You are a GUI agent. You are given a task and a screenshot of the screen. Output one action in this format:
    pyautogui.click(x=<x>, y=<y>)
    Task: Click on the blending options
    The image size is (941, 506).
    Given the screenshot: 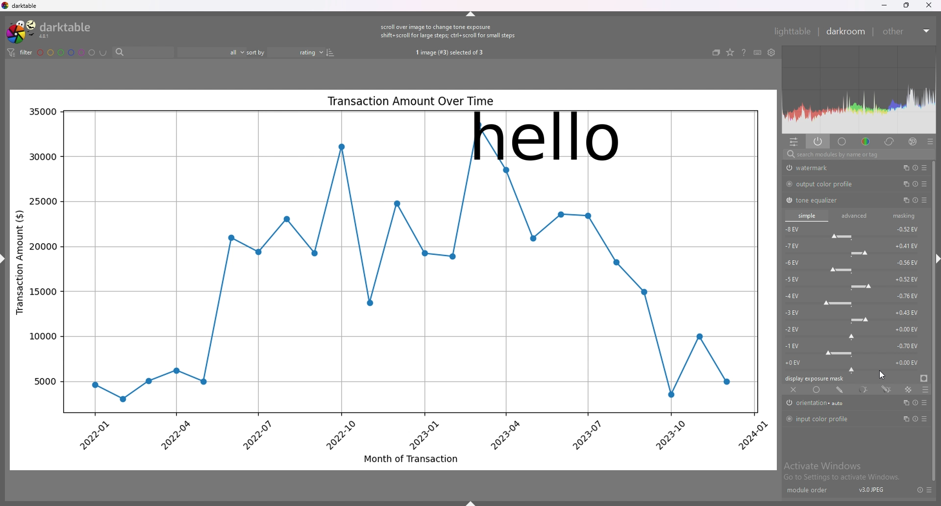 What is the action you would take?
    pyautogui.click(x=924, y=389)
    